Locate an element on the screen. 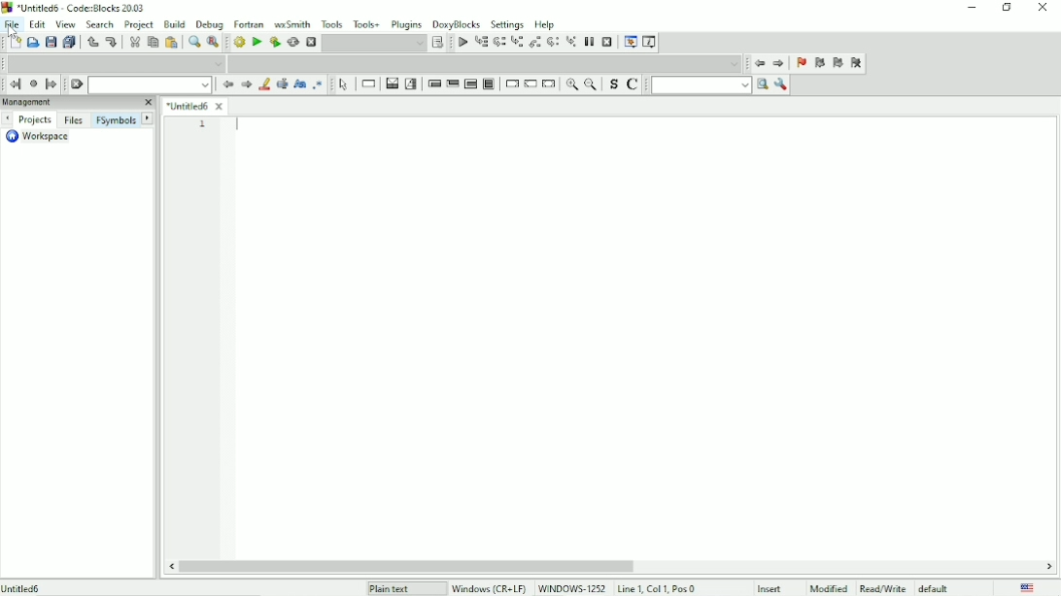 This screenshot has width=1061, height=596. default is located at coordinates (936, 587).